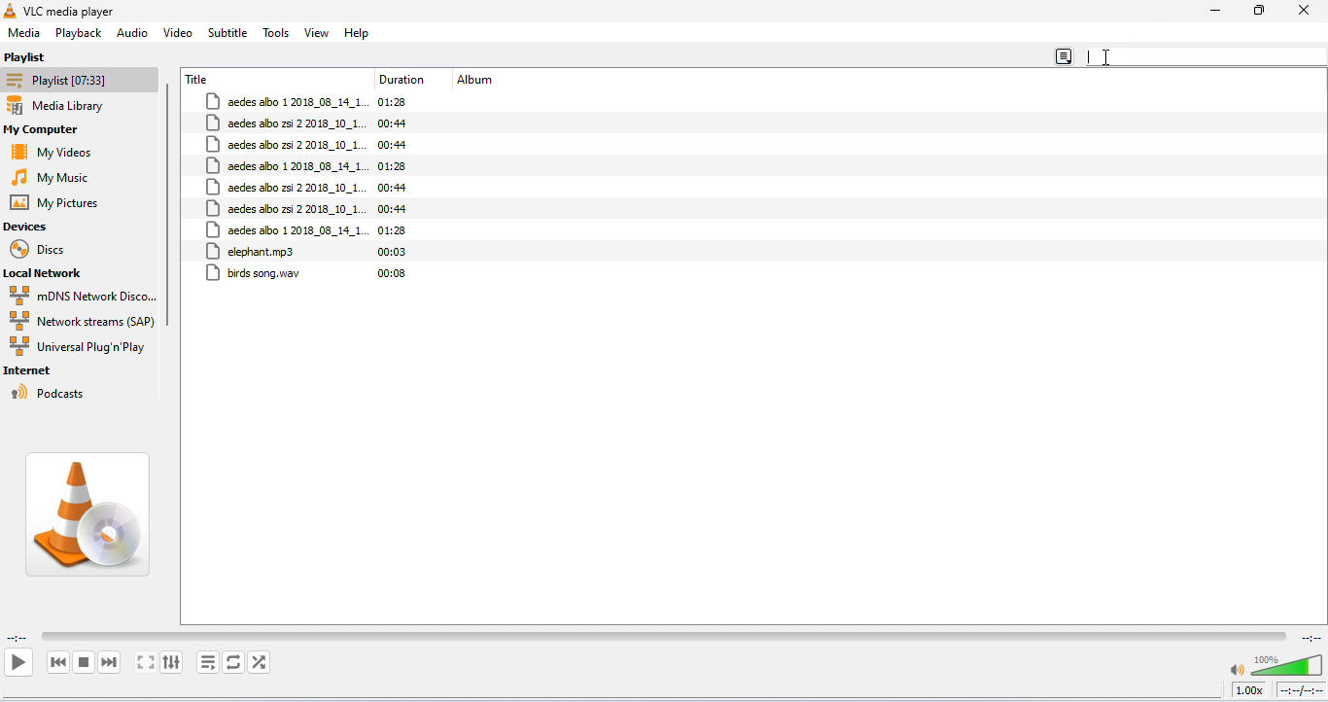 The image size is (1328, 702). What do you see at coordinates (478, 81) in the screenshot?
I see `album` at bounding box center [478, 81].